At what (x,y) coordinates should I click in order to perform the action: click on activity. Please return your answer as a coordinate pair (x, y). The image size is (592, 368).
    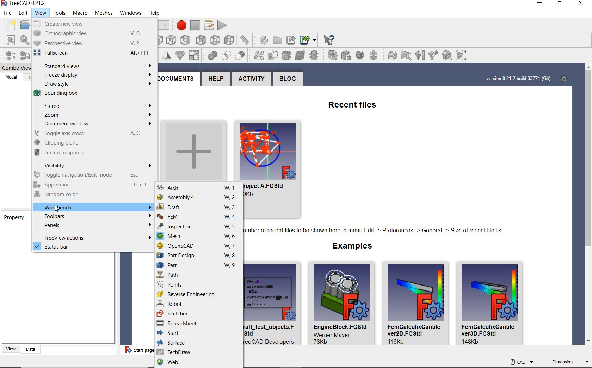
    Looking at the image, I should click on (252, 79).